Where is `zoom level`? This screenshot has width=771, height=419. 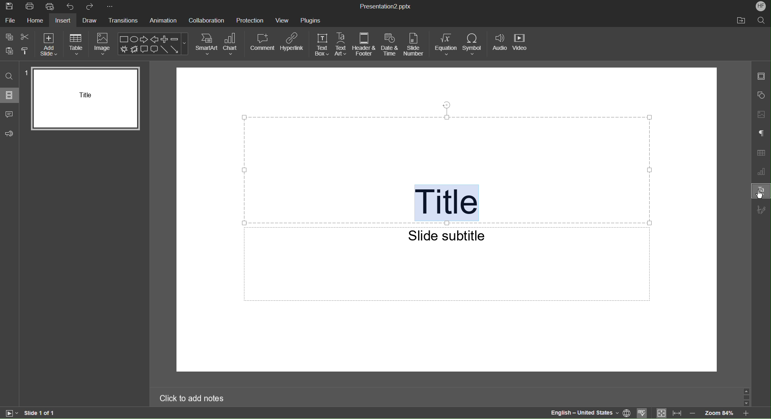 zoom level is located at coordinates (720, 413).